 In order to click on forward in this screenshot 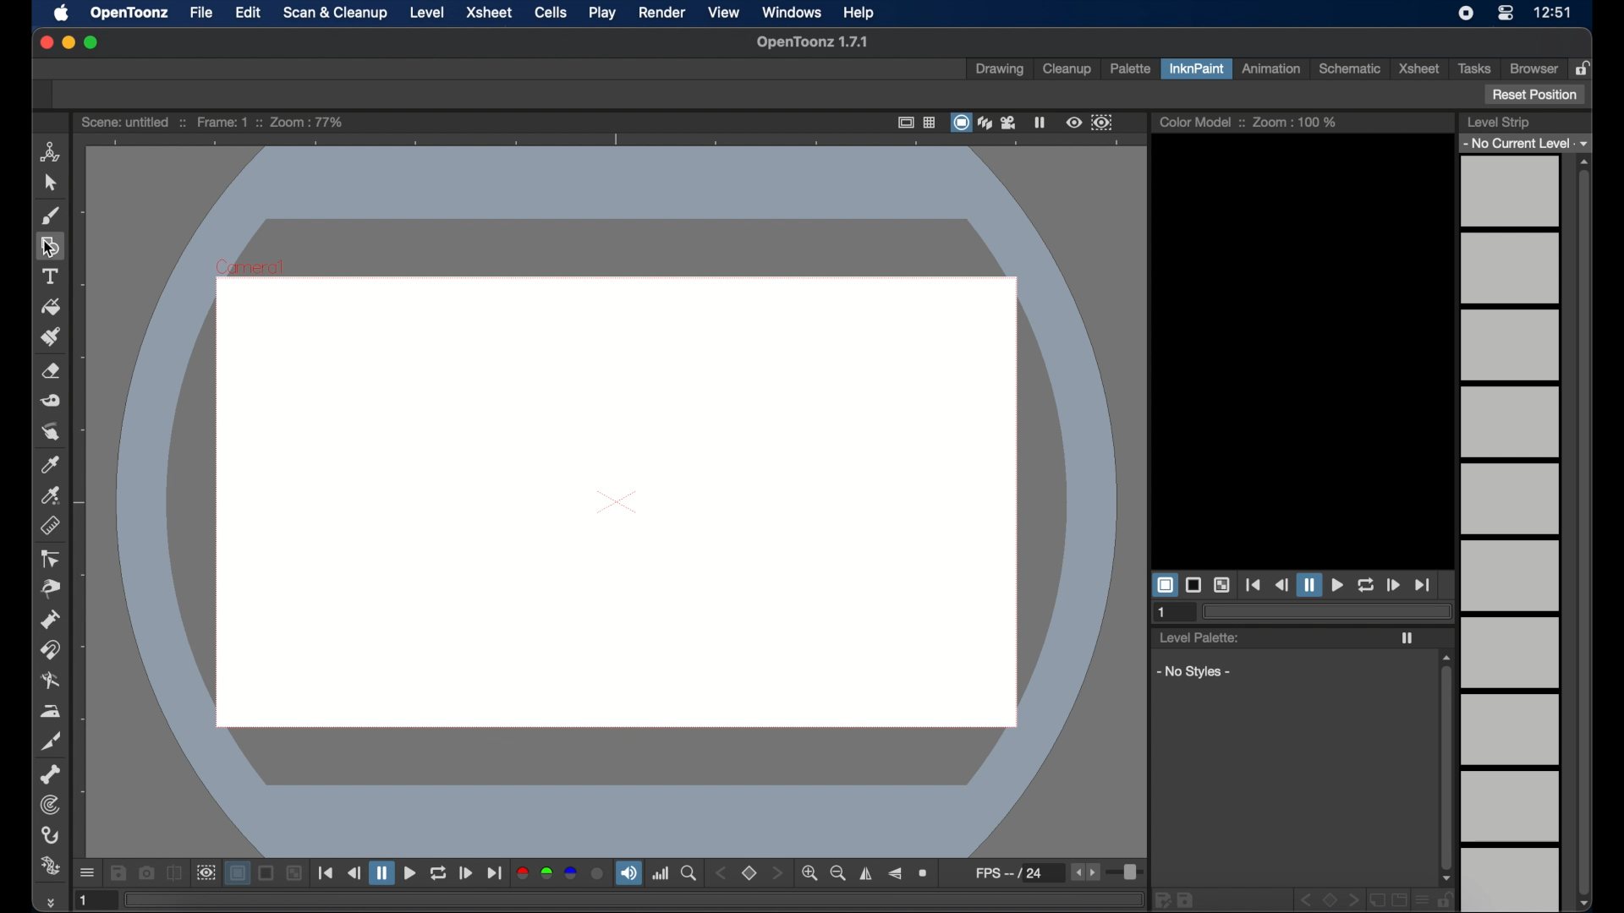, I will do `click(466, 873)`.